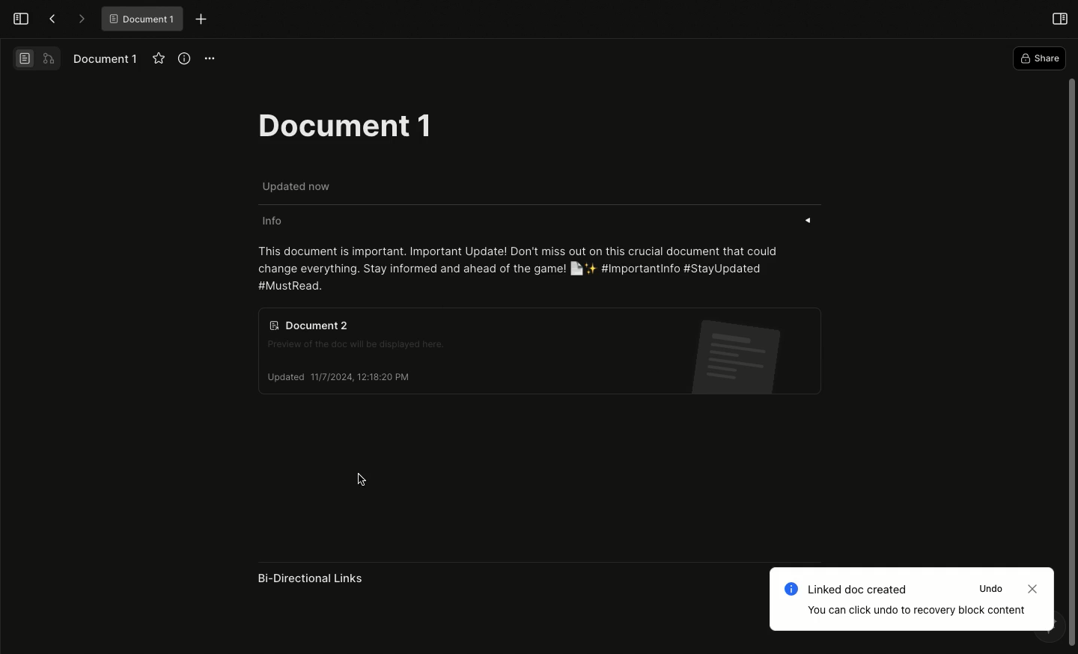 This screenshot has height=654, width=1078. Describe the element at coordinates (107, 58) in the screenshot. I see `Document 1` at that location.